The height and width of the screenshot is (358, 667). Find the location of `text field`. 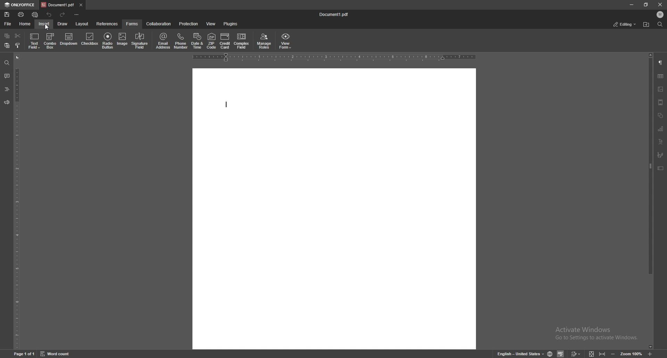

text field is located at coordinates (34, 41).